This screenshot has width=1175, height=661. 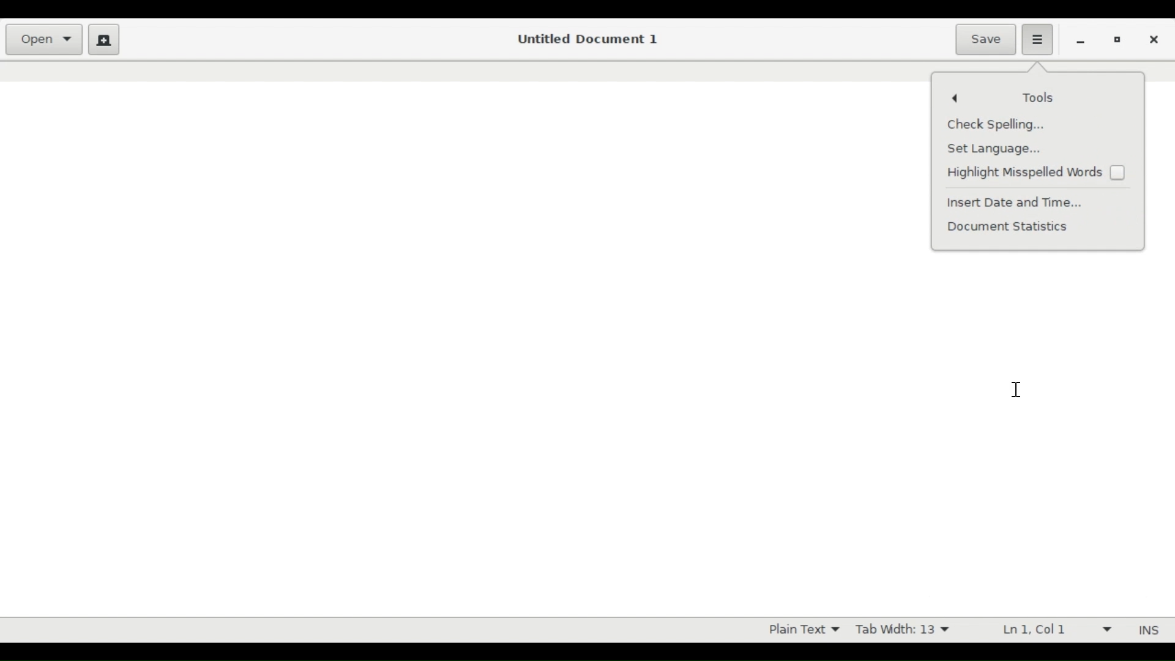 What do you see at coordinates (1078, 41) in the screenshot?
I see `minimize` at bounding box center [1078, 41].